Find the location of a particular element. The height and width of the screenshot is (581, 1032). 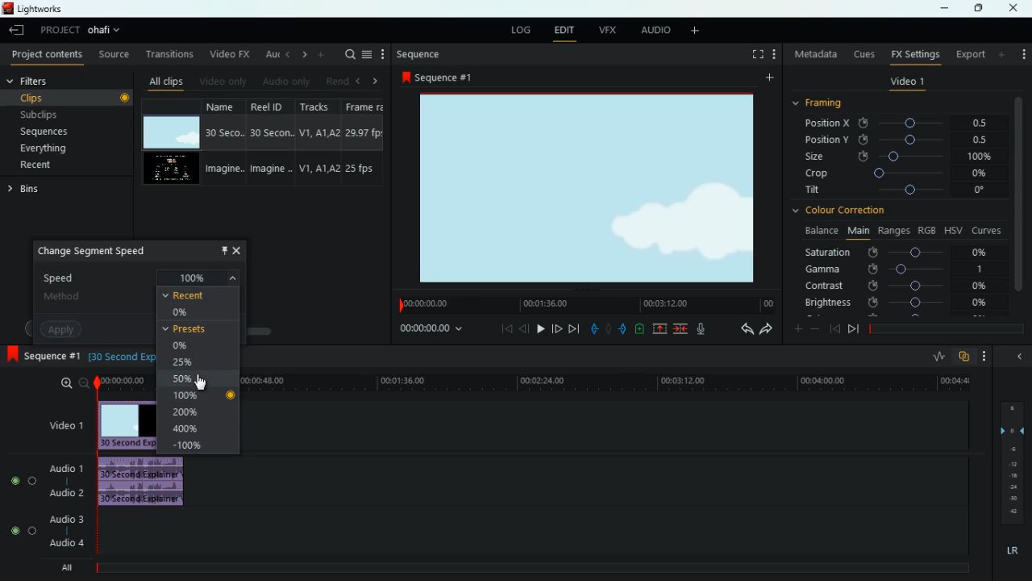

time is located at coordinates (118, 357).